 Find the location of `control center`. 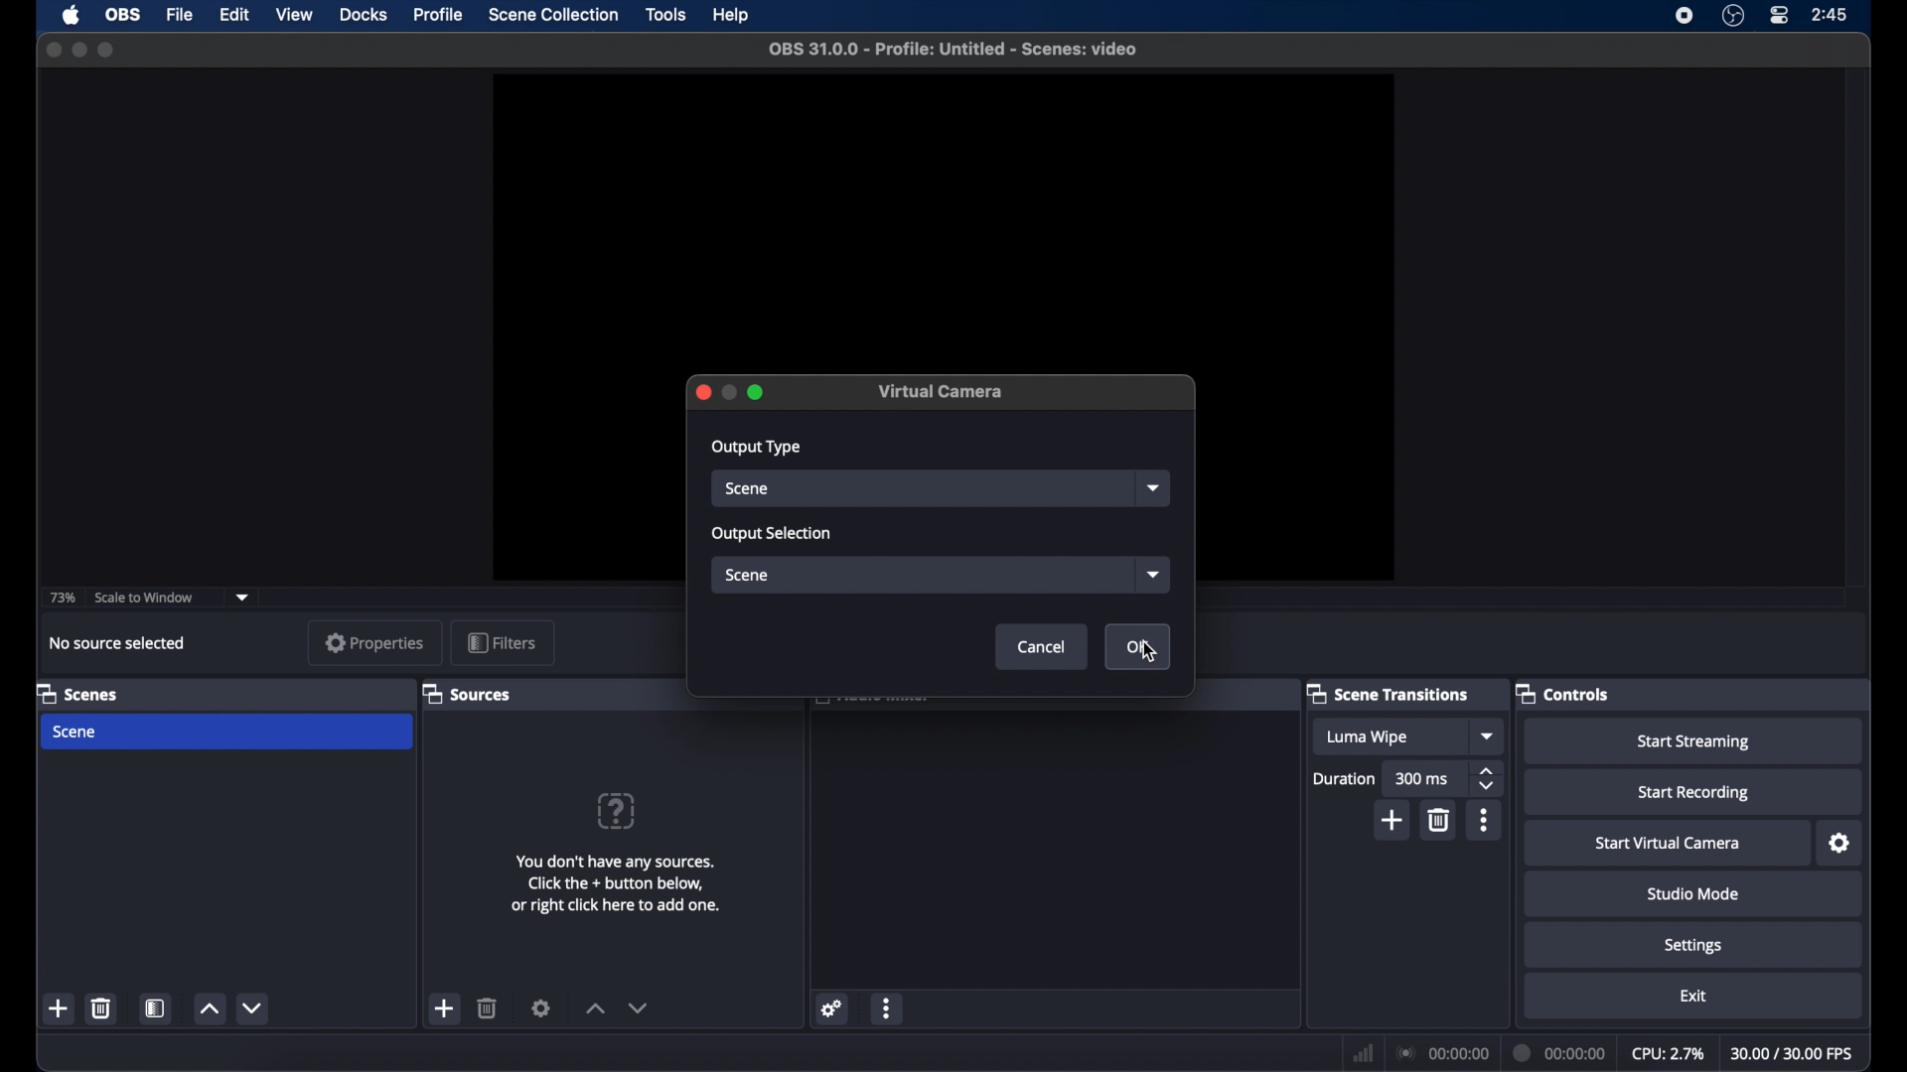

control center is located at coordinates (1781, 16).